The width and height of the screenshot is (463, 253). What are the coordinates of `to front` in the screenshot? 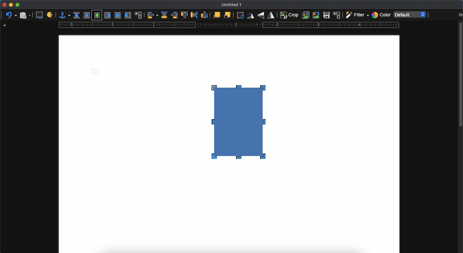 It's located at (216, 15).